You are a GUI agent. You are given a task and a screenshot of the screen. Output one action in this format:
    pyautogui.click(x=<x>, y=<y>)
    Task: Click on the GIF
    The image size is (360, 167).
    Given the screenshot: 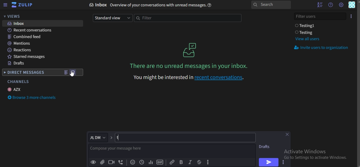 What is the action you would take?
    pyautogui.click(x=160, y=162)
    